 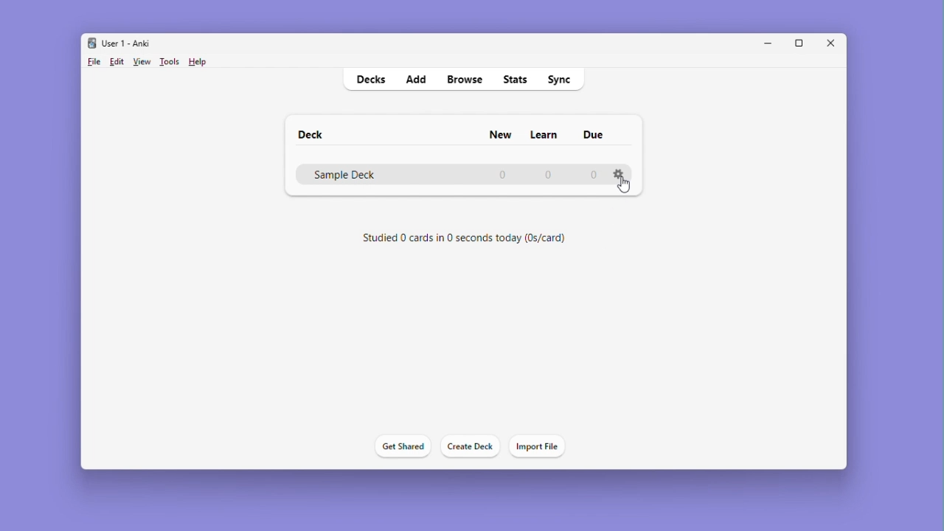 What do you see at coordinates (517, 79) in the screenshot?
I see `Stats` at bounding box center [517, 79].